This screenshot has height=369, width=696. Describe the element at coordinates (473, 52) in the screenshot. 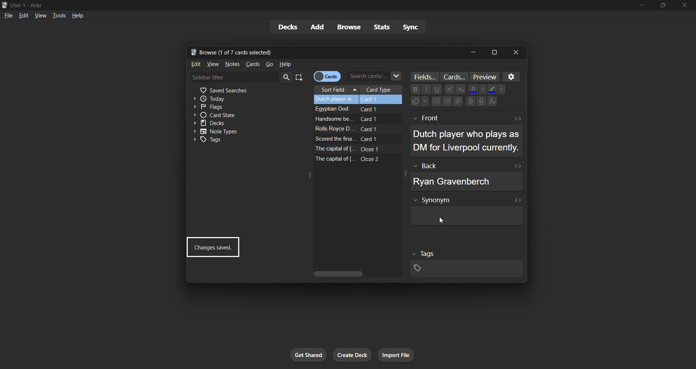

I see `minimize` at that location.